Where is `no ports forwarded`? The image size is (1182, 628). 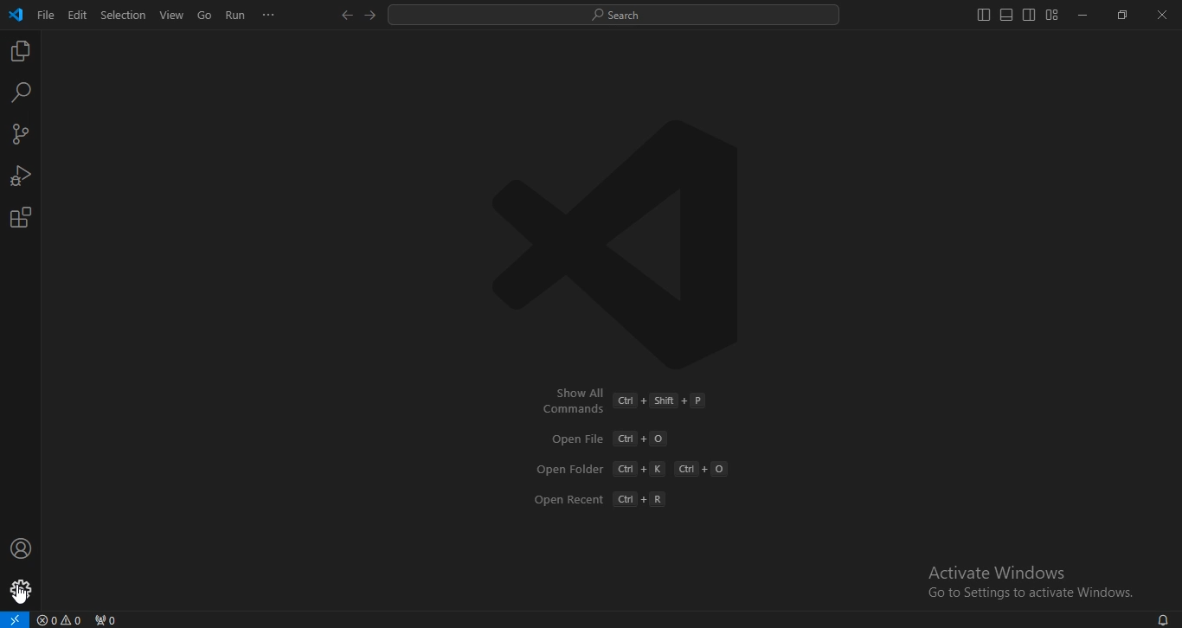 no ports forwarded is located at coordinates (107, 619).